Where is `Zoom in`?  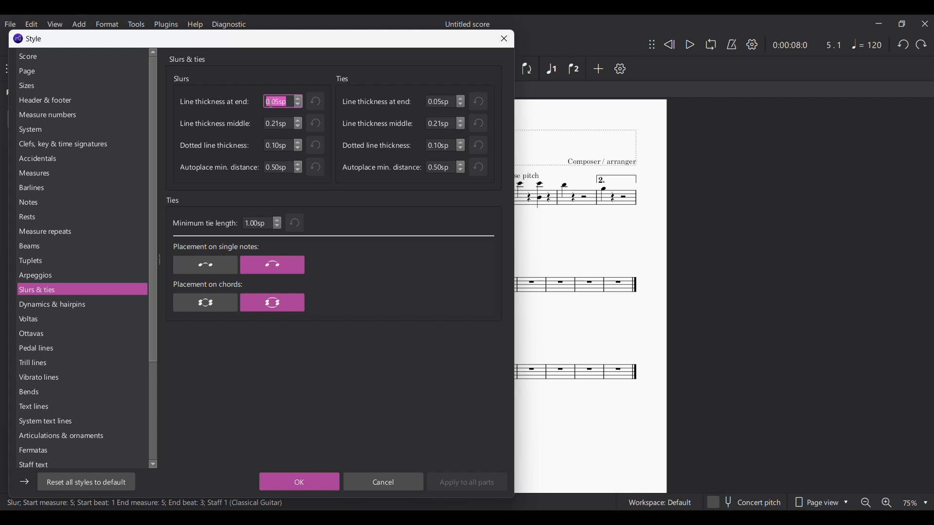
Zoom in is located at coordinates (885, 502).